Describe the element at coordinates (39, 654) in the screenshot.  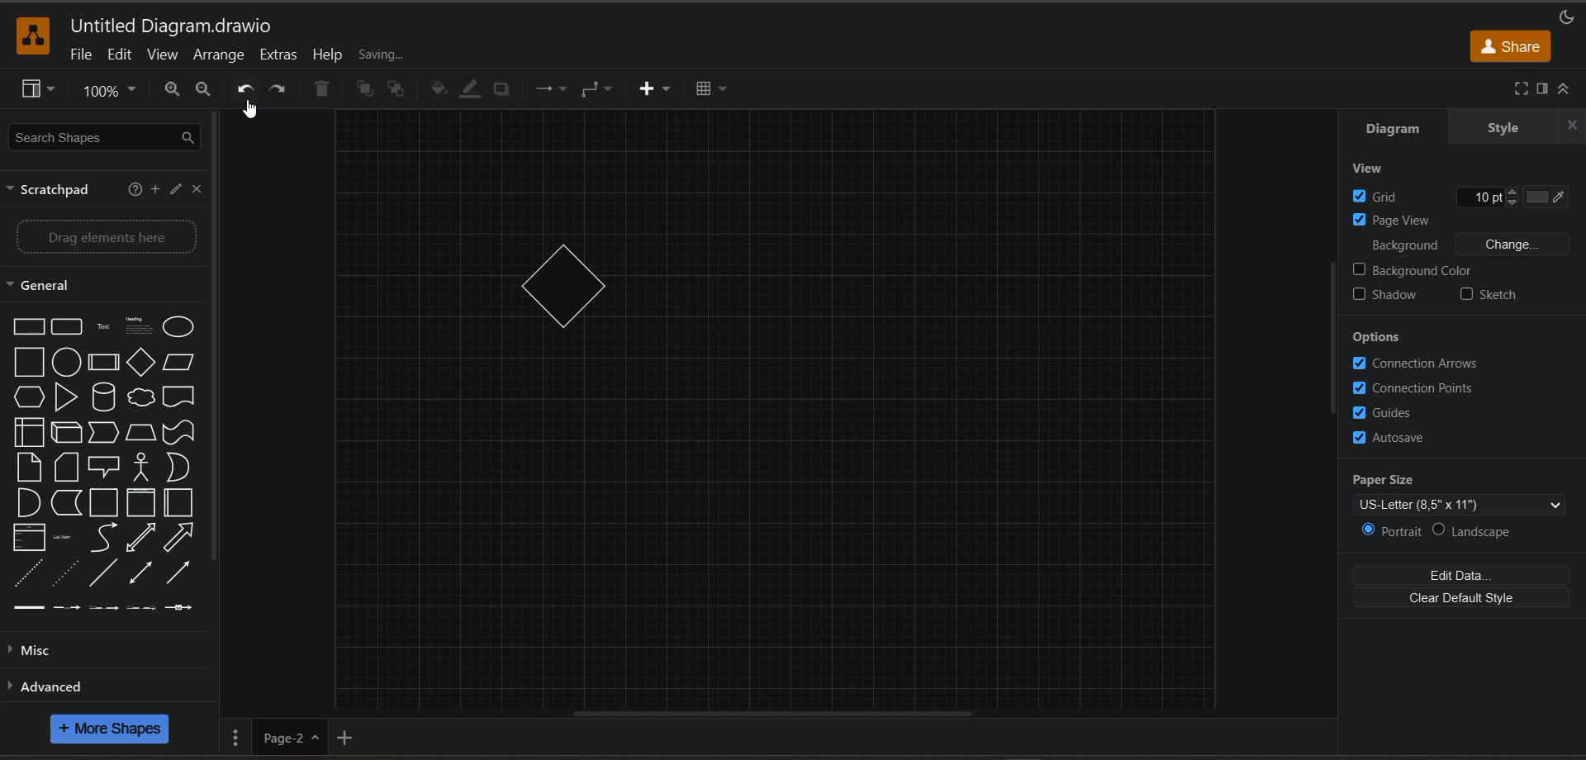
I see `misc` at that location.